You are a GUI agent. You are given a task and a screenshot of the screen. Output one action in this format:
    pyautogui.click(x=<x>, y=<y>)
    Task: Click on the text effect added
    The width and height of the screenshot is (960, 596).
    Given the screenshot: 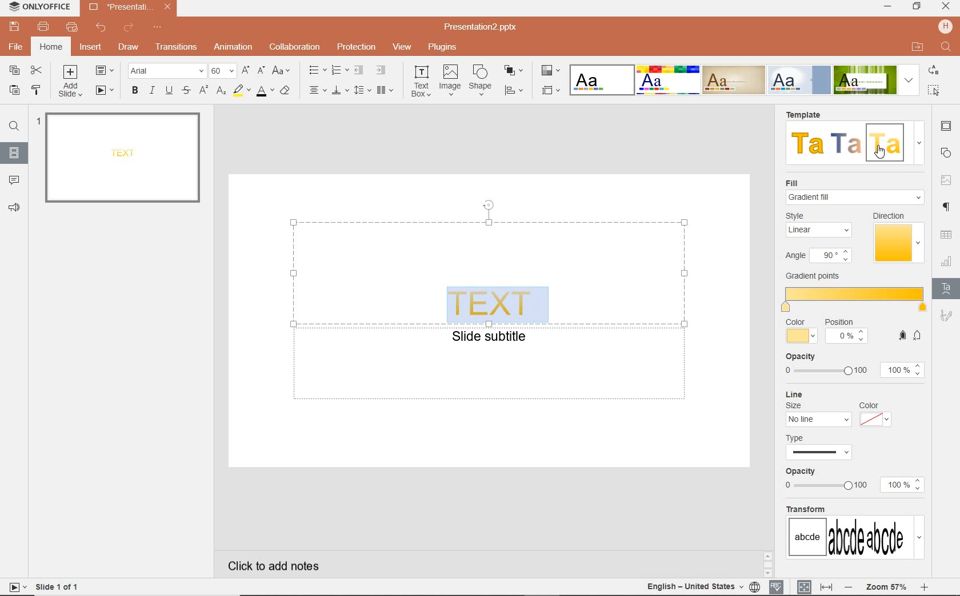 What is the action you would take?
    pyautogui.click(x=121, y=155)
    